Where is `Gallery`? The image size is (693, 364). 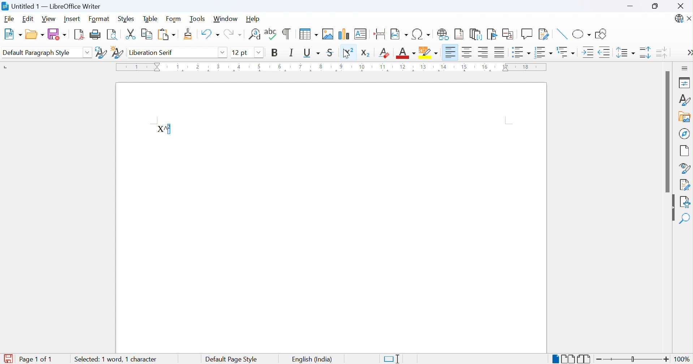
Gallery is located at coordinates (684, 117).